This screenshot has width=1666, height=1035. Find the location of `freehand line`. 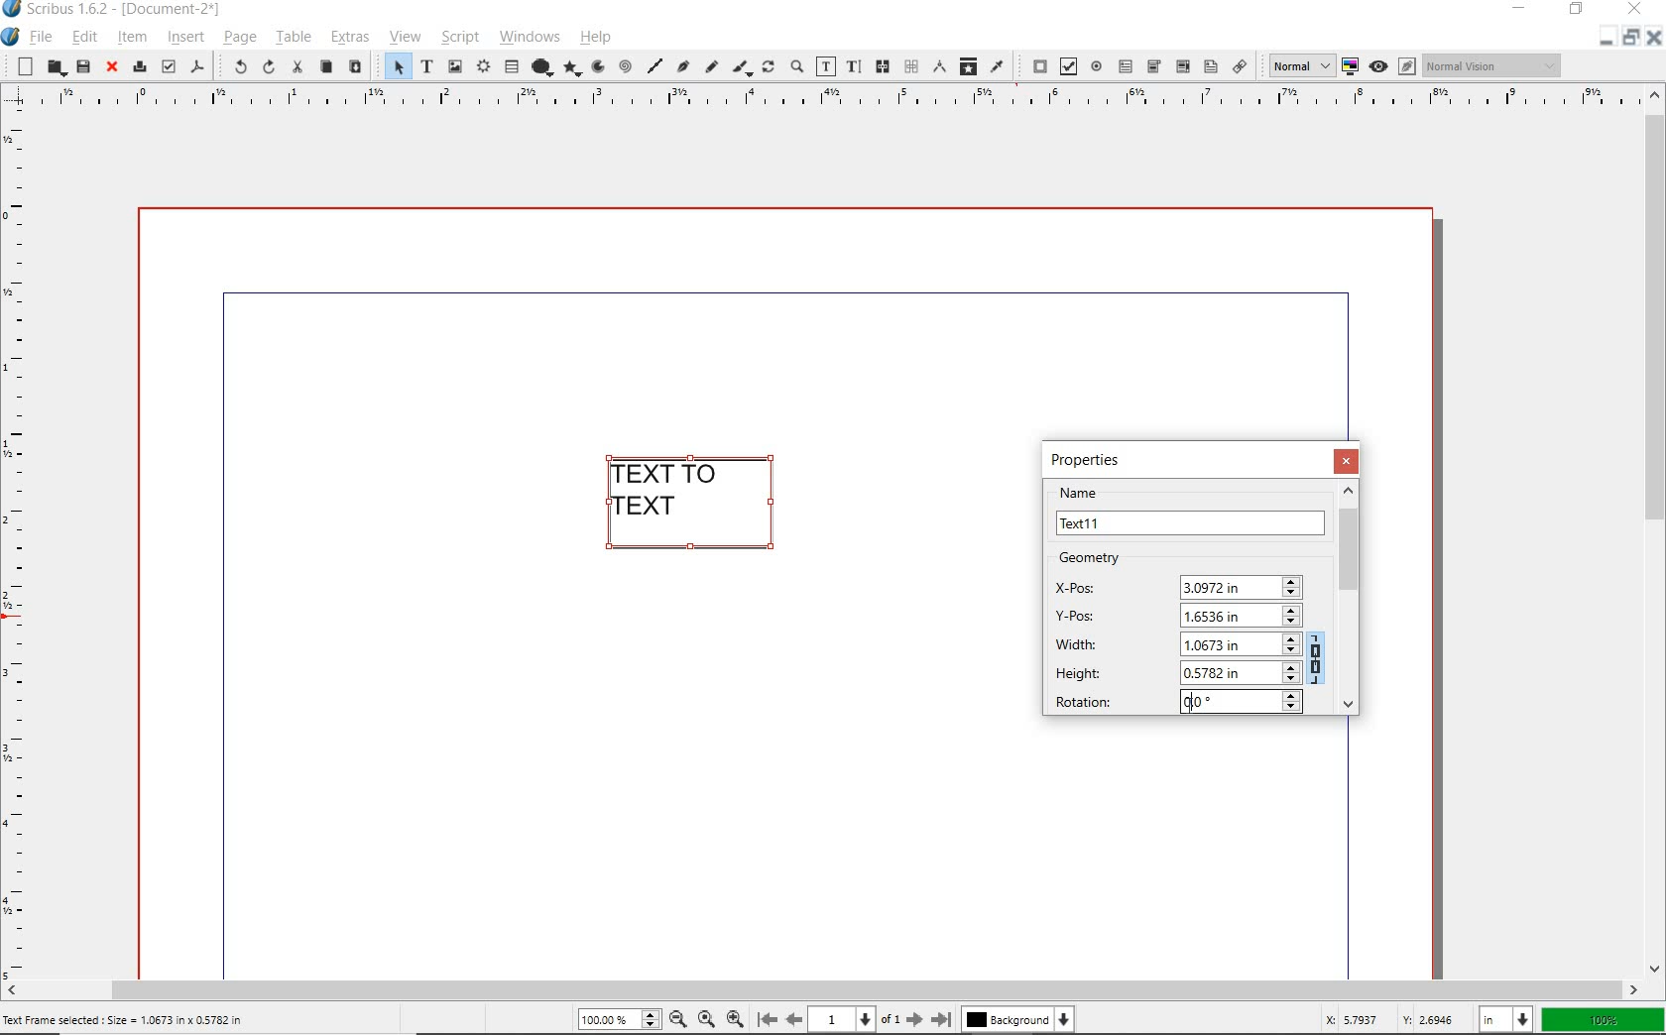

freehand line is located at coordinates (712, 65).